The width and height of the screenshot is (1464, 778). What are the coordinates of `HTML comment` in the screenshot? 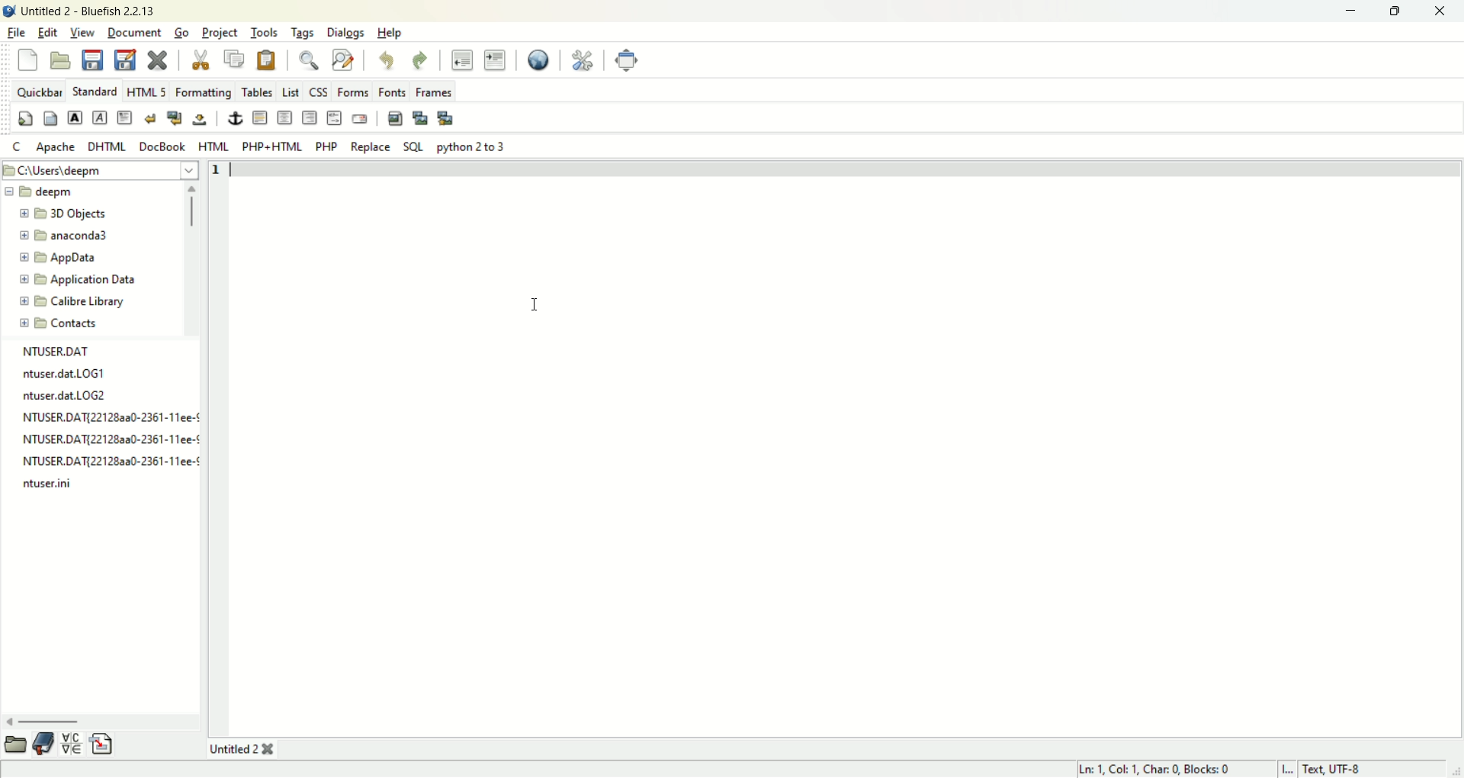 It's located at (334, 118).